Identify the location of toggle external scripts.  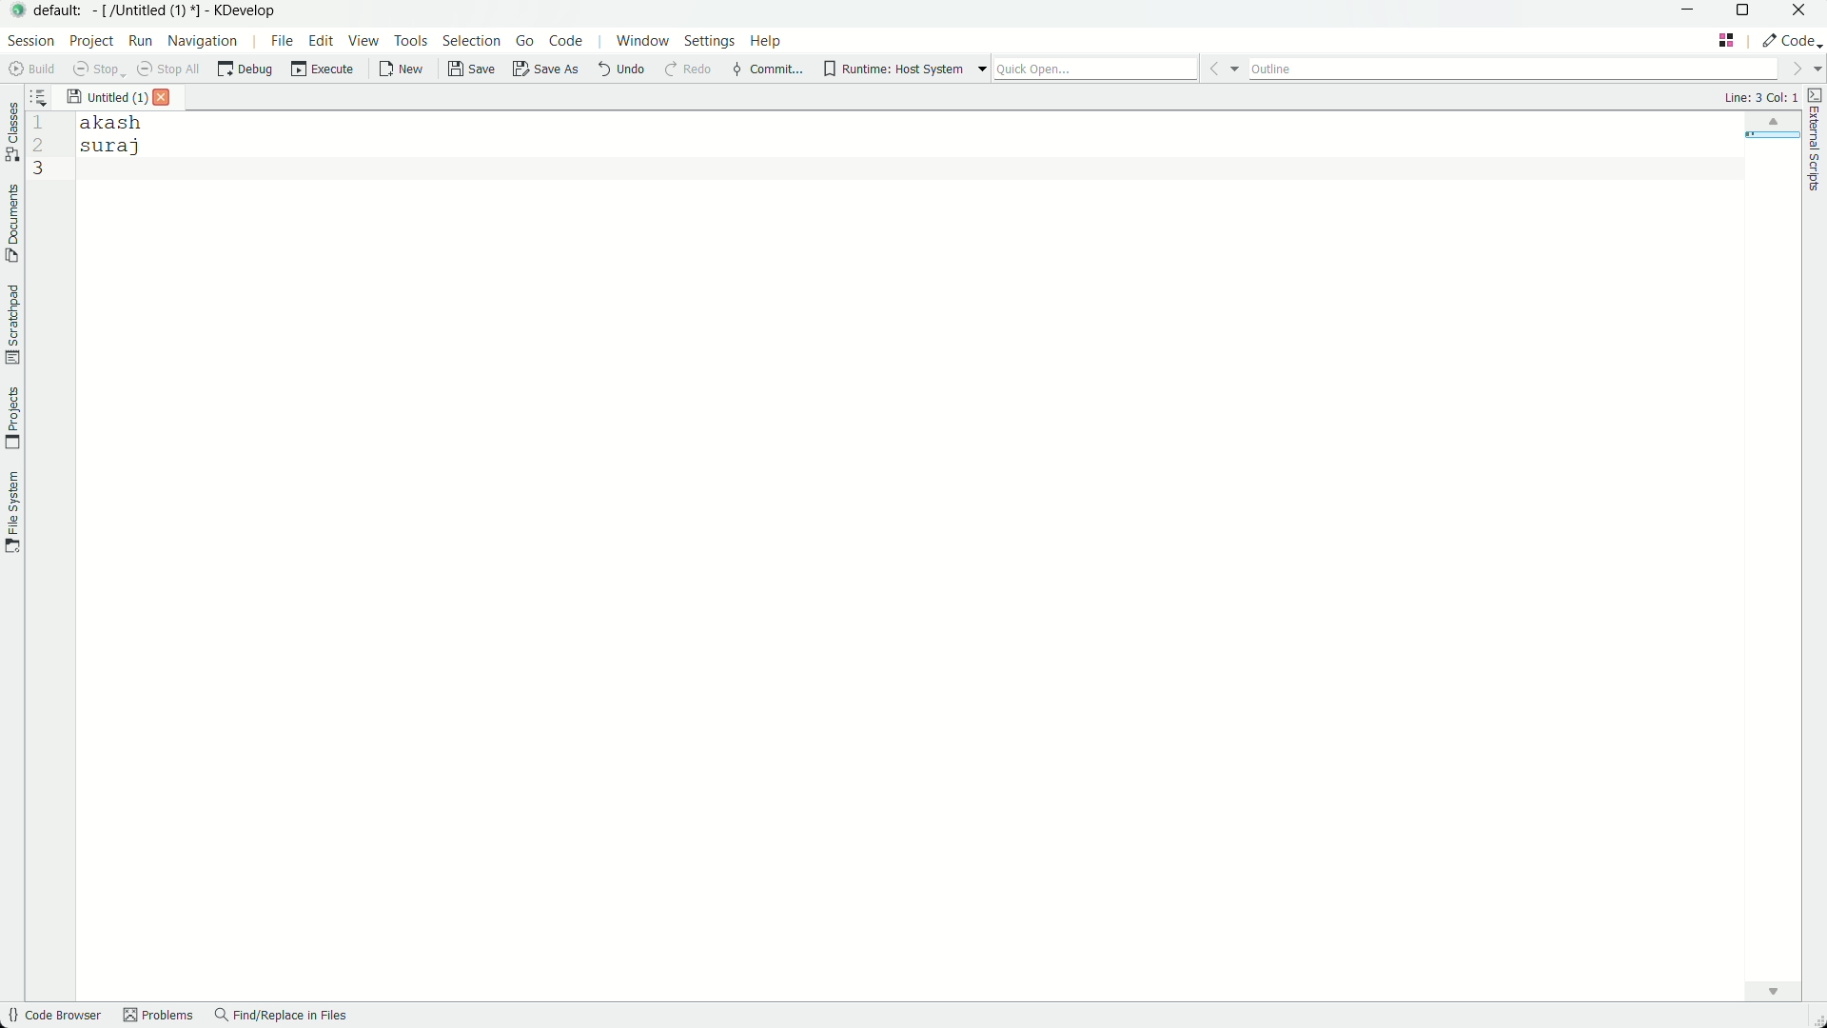
(1816, 140).